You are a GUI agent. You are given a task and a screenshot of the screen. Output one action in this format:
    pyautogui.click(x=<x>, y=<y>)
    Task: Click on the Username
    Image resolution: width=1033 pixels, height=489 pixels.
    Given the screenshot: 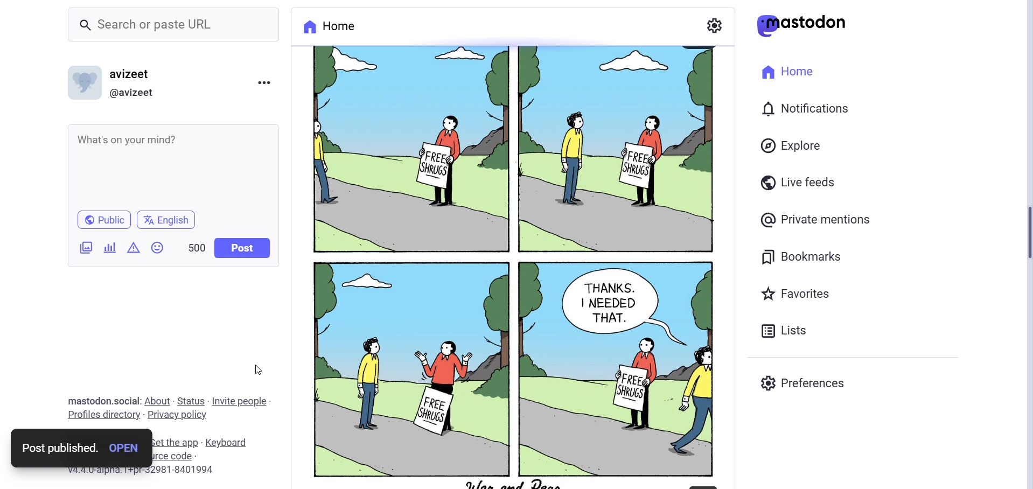 What is the action you would take?
    pyautogui.click(x=136, y=73)
    